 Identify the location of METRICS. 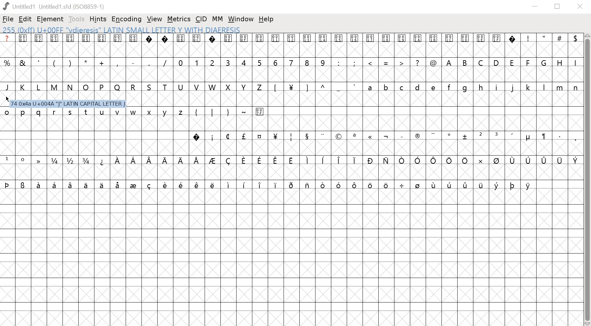
(179, 20).